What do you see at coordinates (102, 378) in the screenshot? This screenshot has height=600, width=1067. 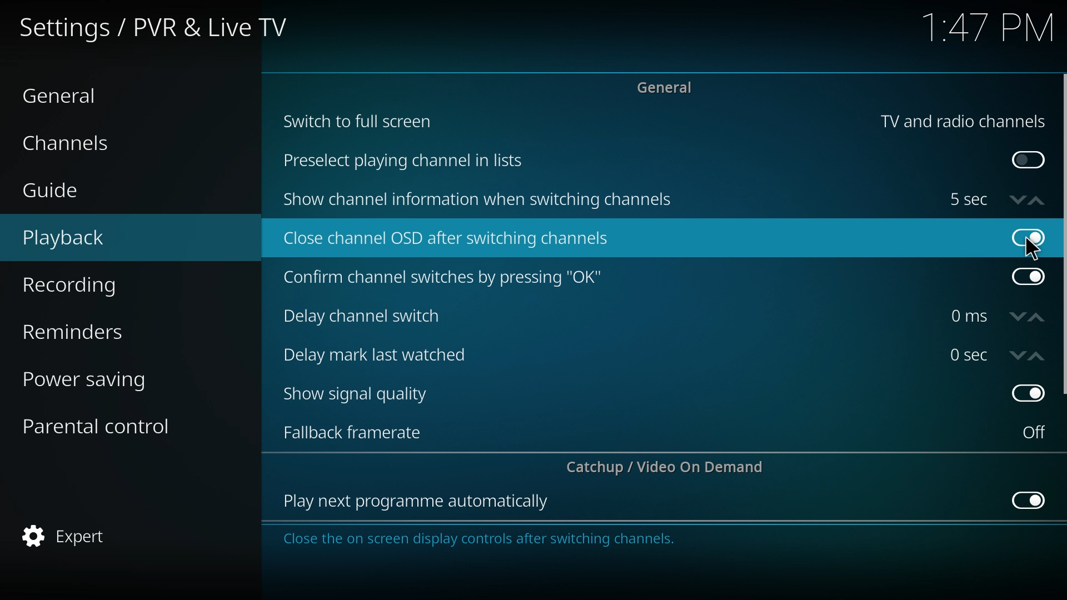 I see `power saving` at bounding box center [102, 378].